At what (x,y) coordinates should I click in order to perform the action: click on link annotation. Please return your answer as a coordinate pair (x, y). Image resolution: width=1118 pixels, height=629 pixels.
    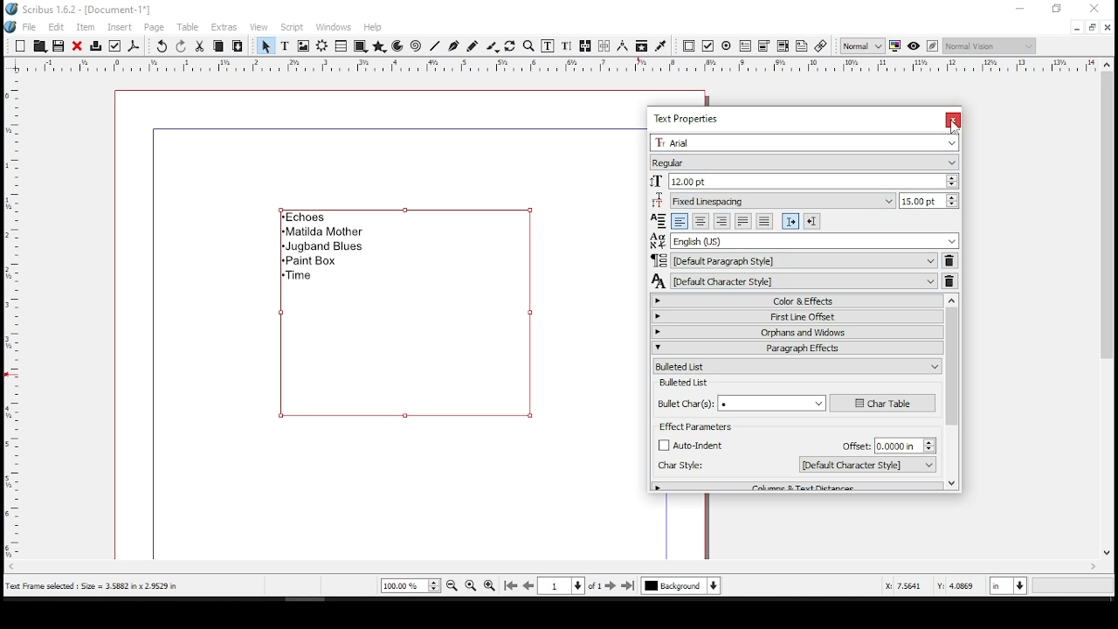
    Looking at the image, I should click on (821, 46).